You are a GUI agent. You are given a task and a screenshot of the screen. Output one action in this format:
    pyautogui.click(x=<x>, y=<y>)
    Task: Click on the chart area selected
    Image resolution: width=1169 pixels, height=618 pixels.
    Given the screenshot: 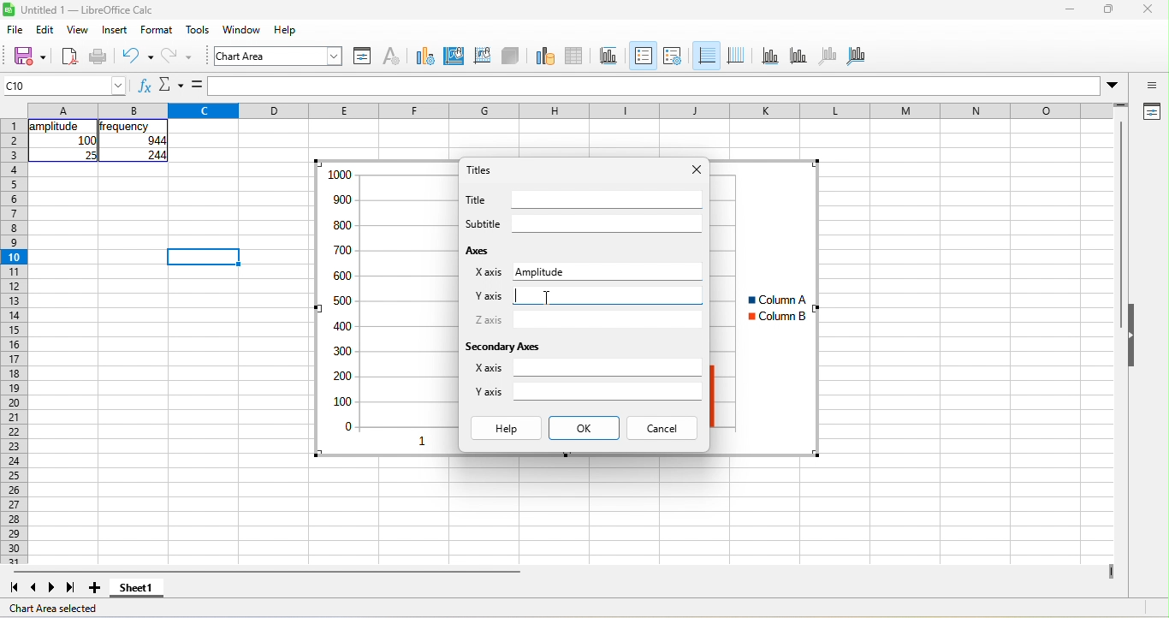 What is the action you would take?
    pyautogui.click(x=53, y=609)
    